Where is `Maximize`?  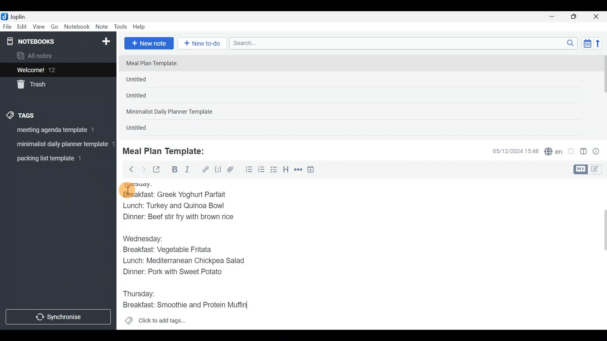 Maximize is located at coordinates (578, 17).